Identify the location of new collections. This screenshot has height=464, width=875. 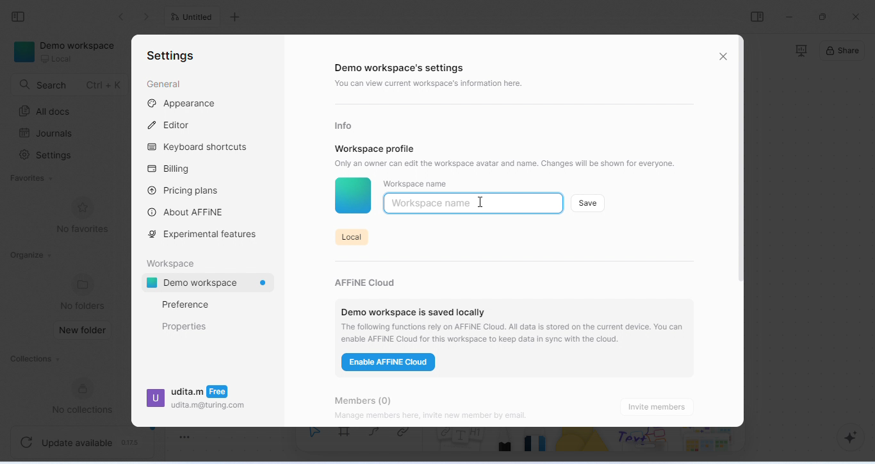
(88, 396).